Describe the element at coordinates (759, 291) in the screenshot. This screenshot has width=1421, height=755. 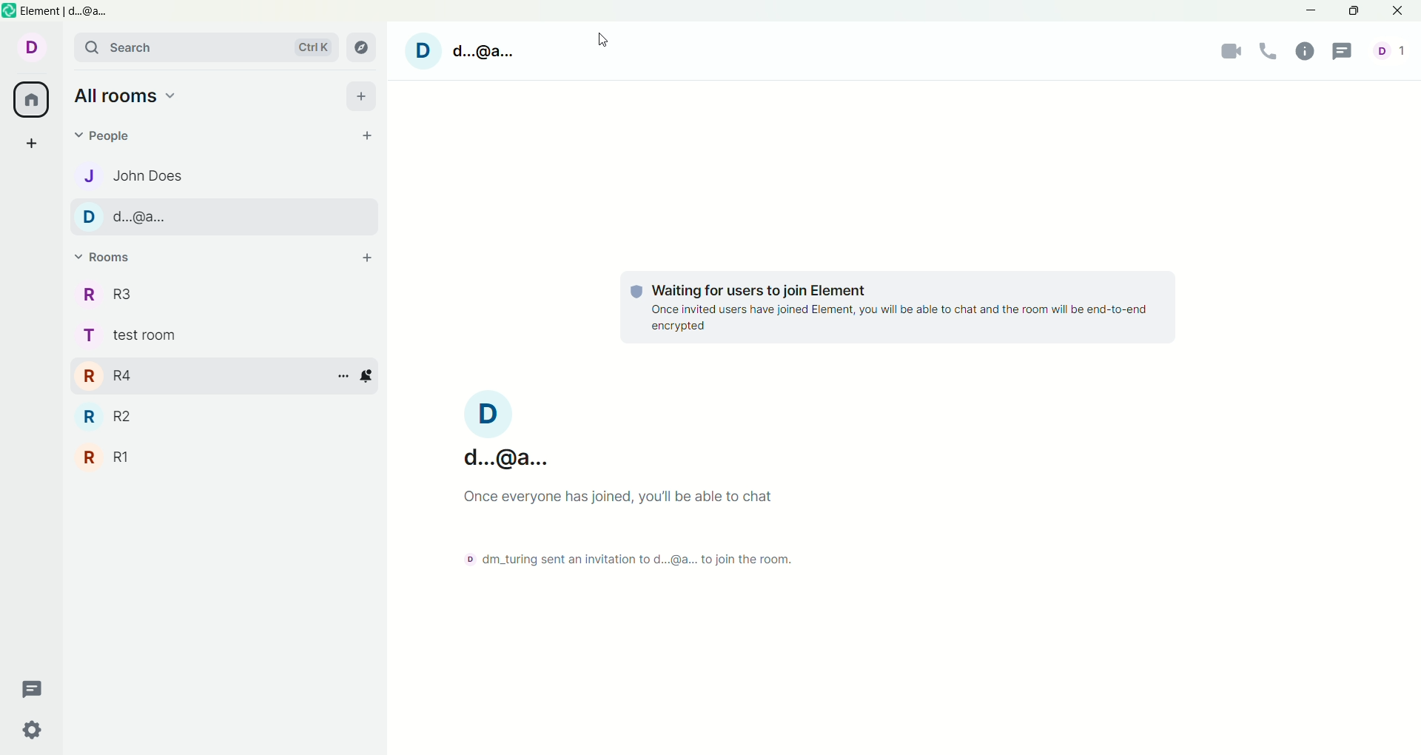
I see `Waiting for users to join Element` at that location.